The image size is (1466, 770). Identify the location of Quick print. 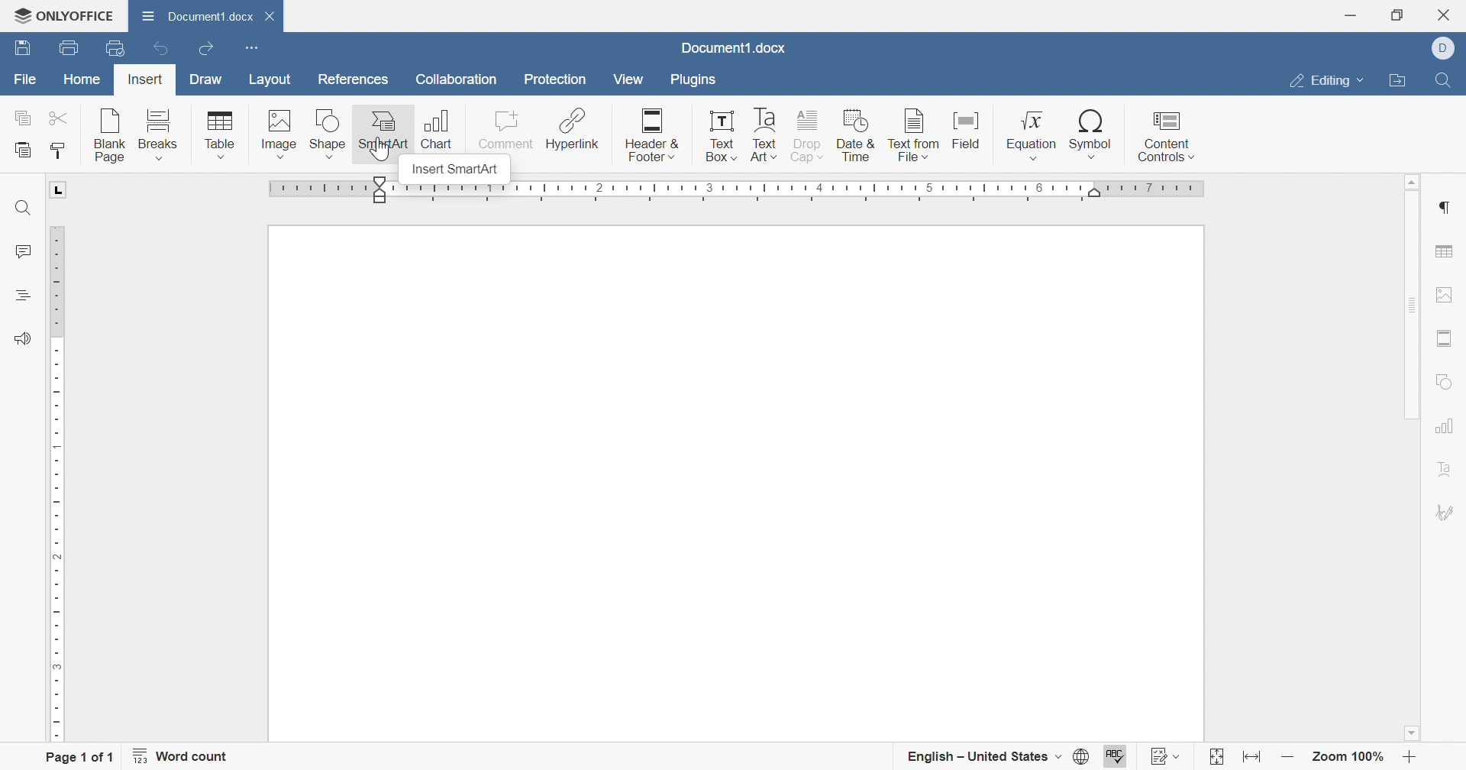
(117, 50).